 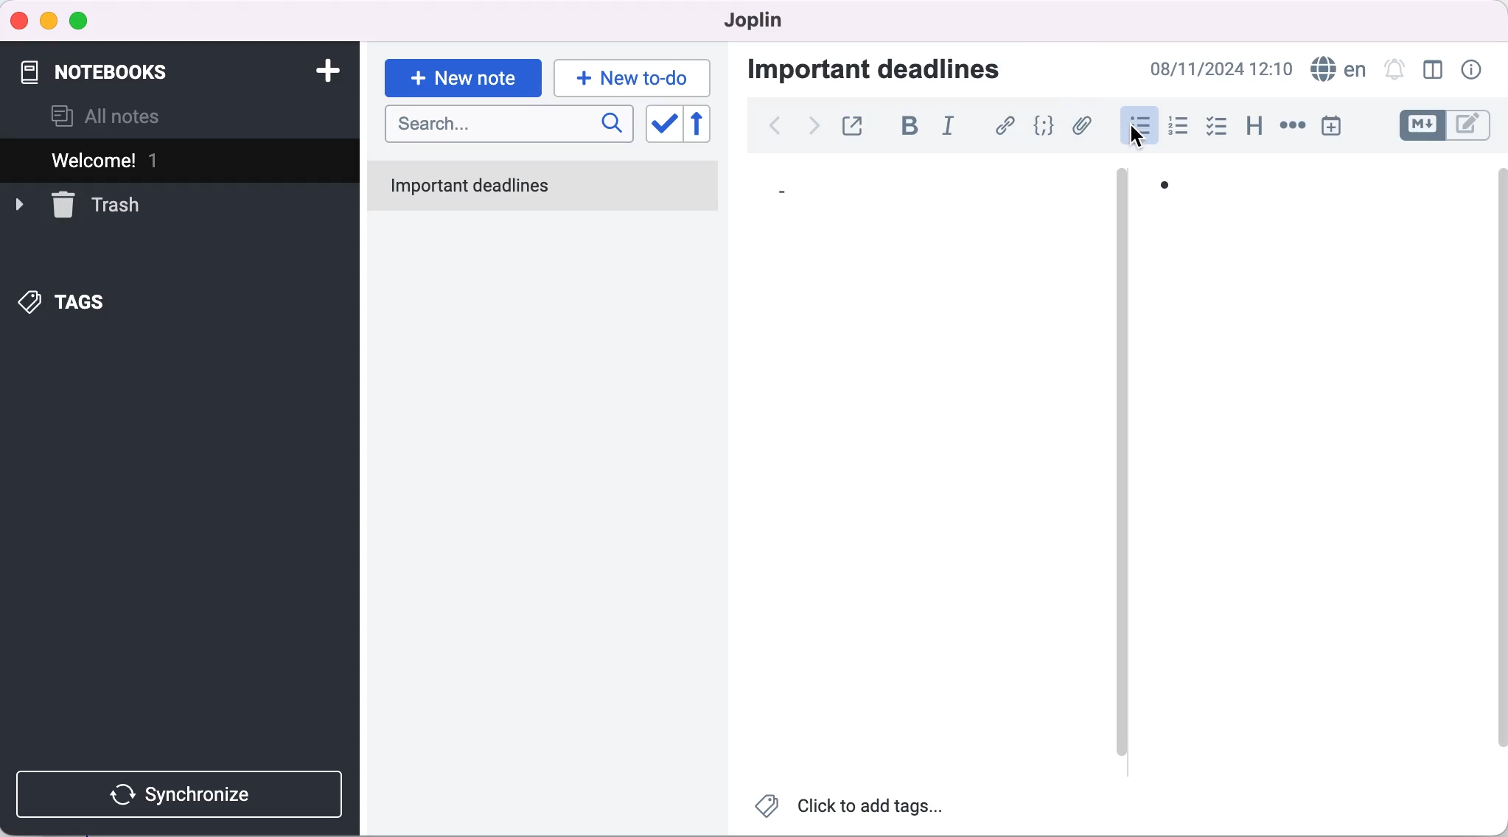 What do you see at coordinates (185, 794) in the screenshot?
I see `synchronize` at bounding box center [185, 794].